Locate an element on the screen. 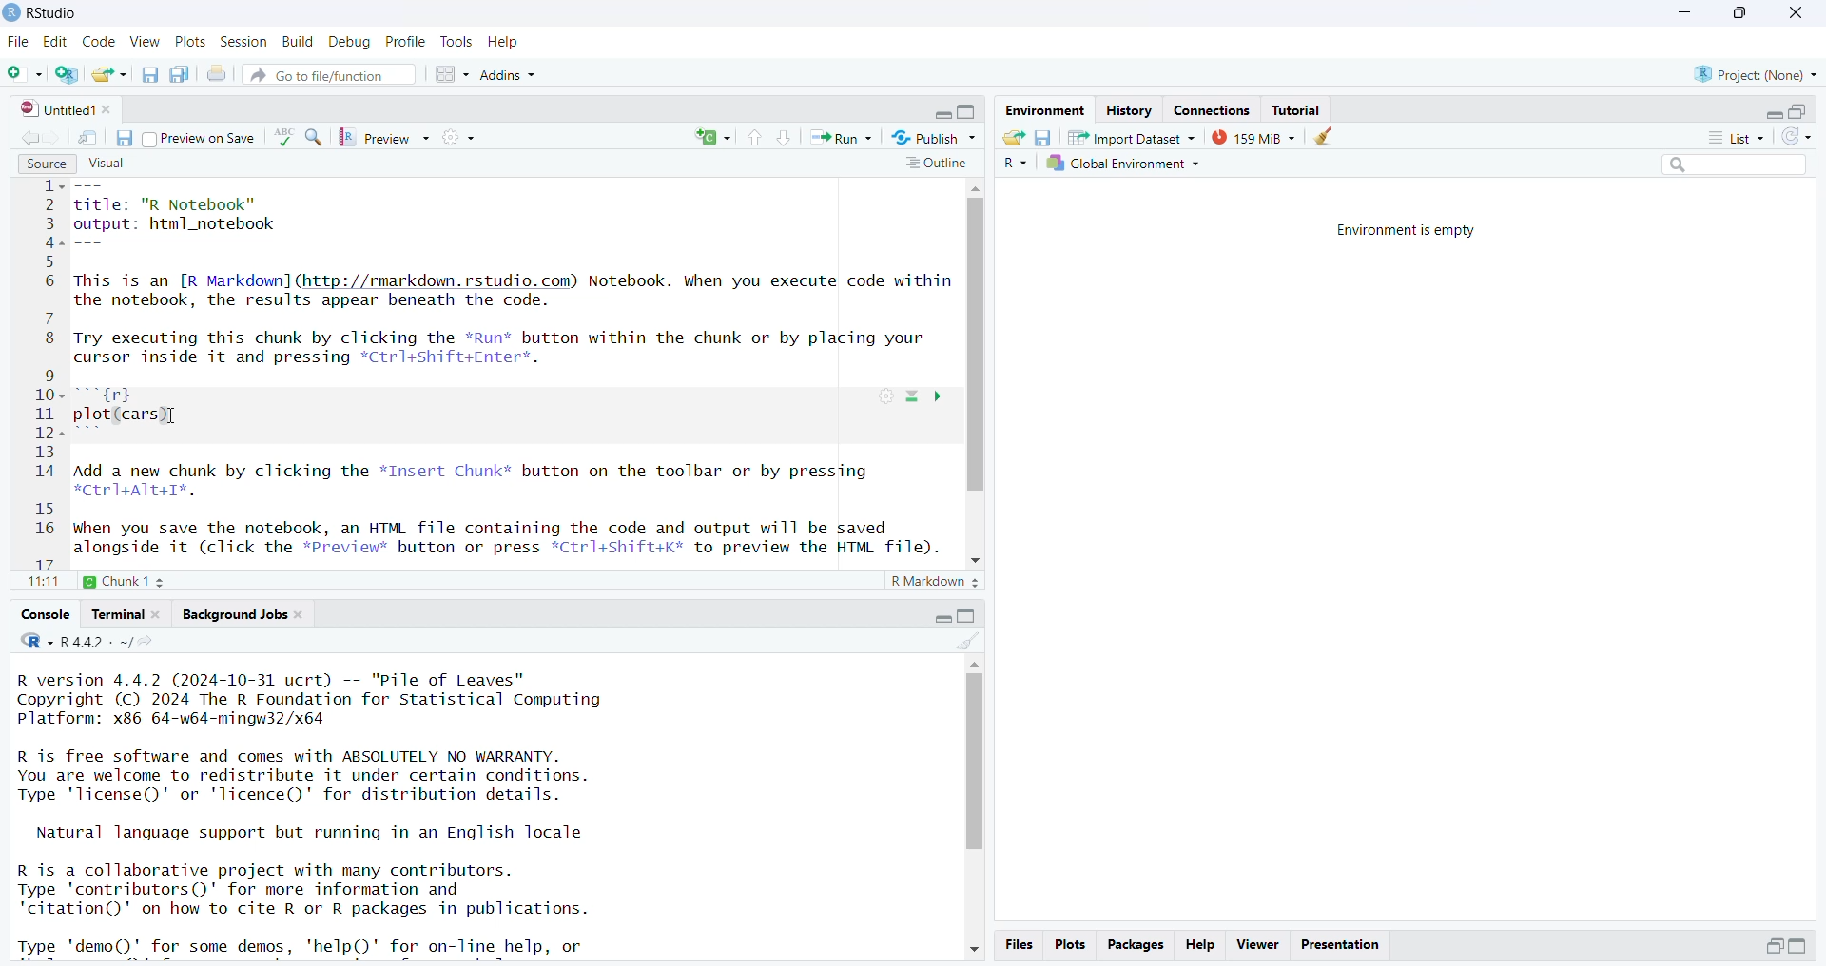 The width and height of the screenshot is (1826, 966). collapse is located at coordinates (968, 615).